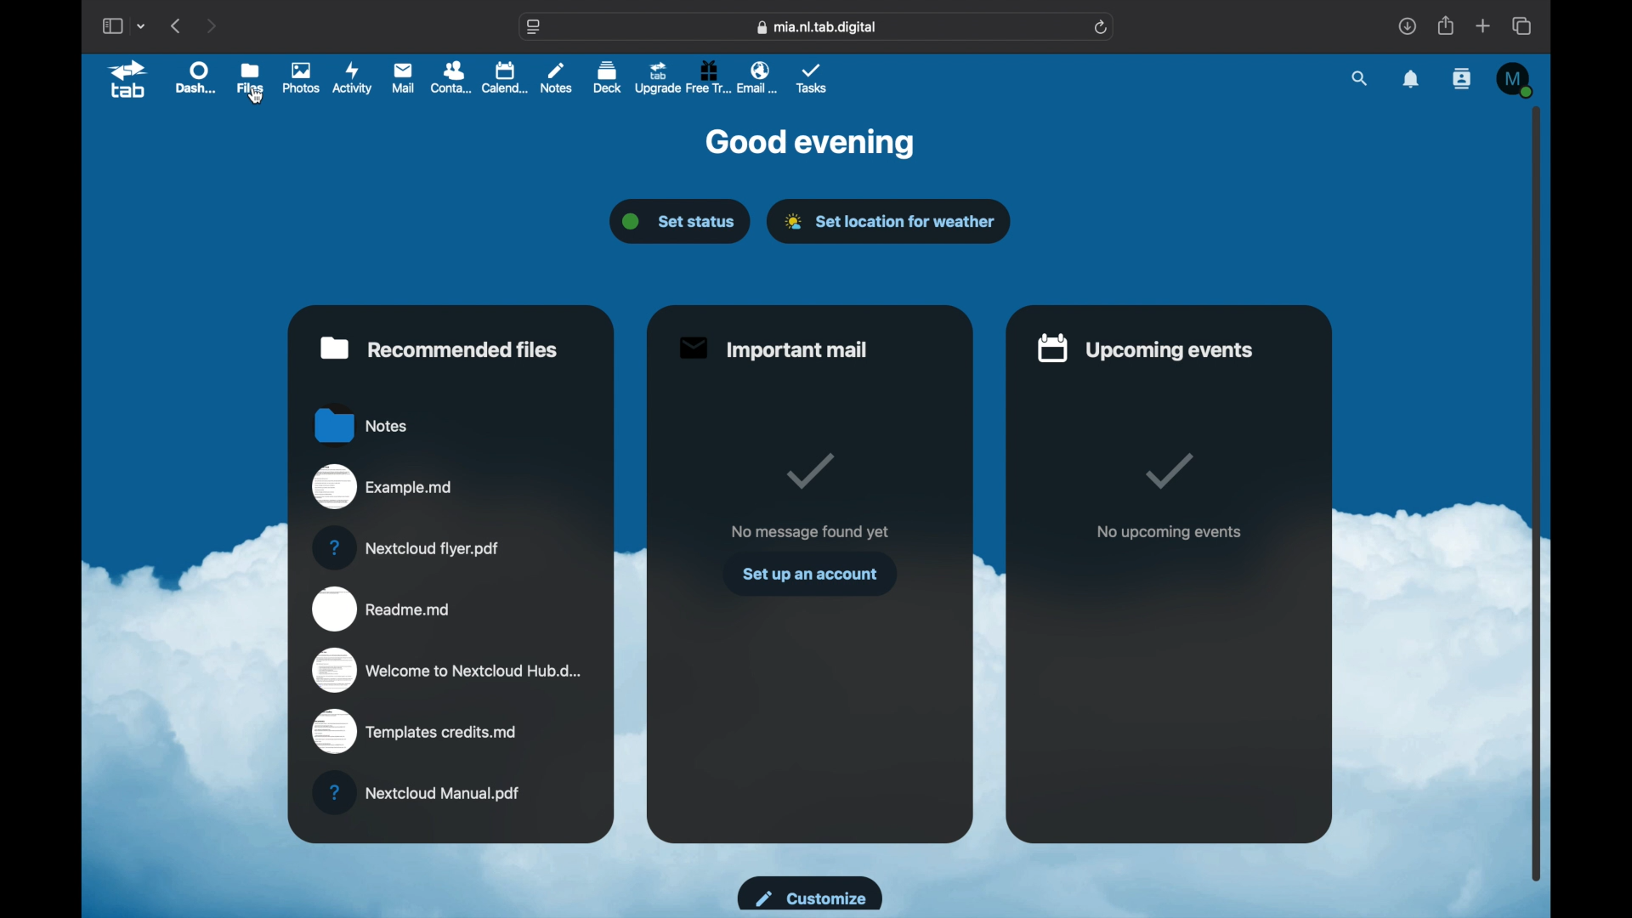 The image size is (1632, 918). Describe the element at coordinates (709, 76) in the screenshot. I see `free trial` at that location.